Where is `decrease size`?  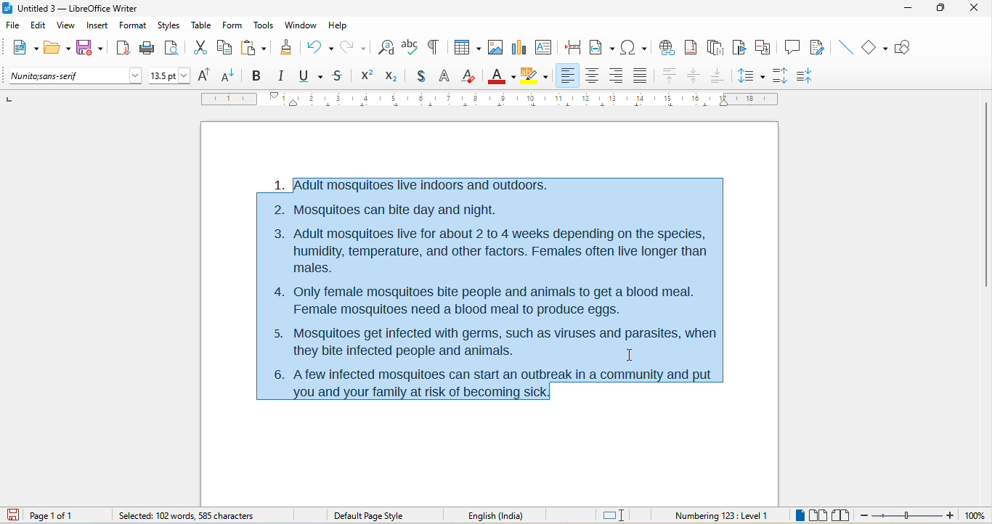
decrease size is located at coordinates (232, 75).